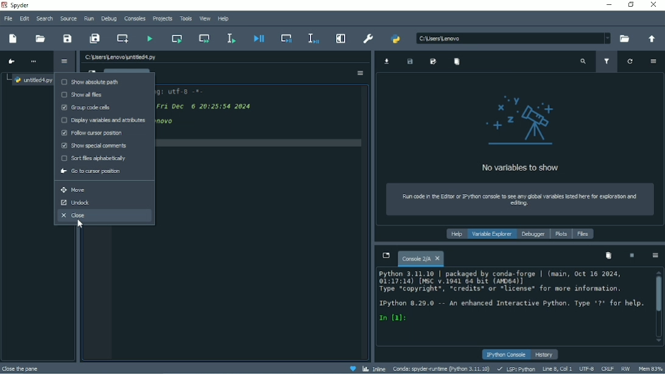 This screenshot has width=665, height=374. Describe the element at coordinates (259, 39) in the screenshot. I see `Debug file` at that location.